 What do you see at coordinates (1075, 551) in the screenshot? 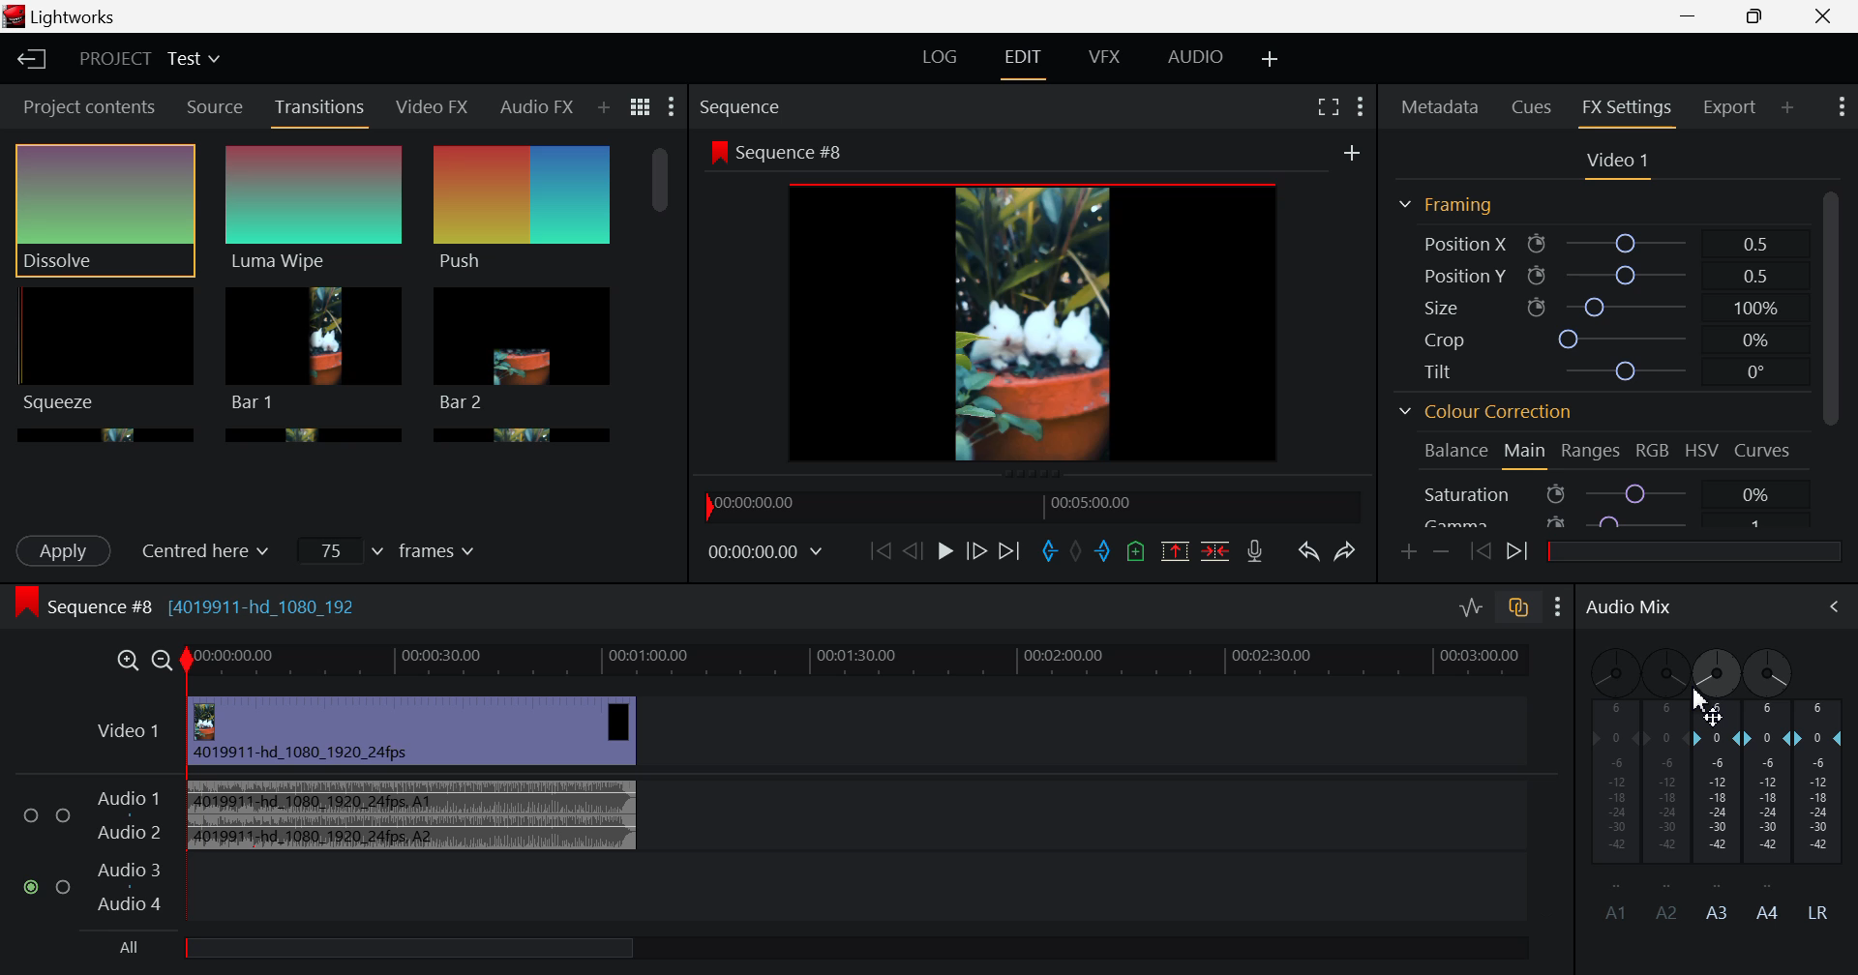
I see `Remove all marks` at bounding box center [1075, 551].